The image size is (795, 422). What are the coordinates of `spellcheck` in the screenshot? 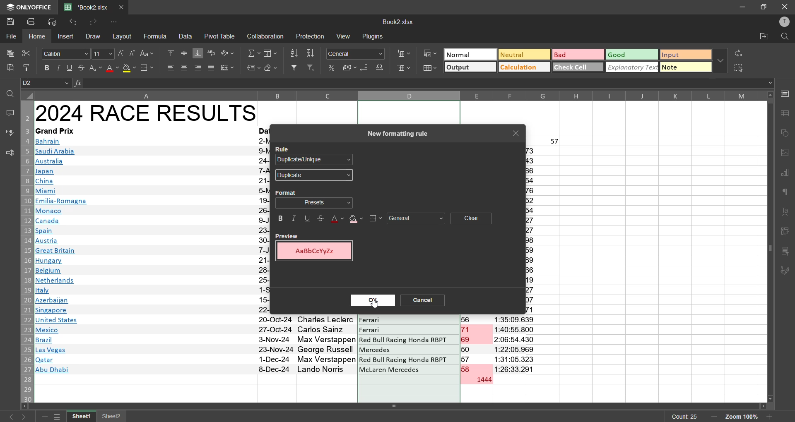 It's located at (9, 134).